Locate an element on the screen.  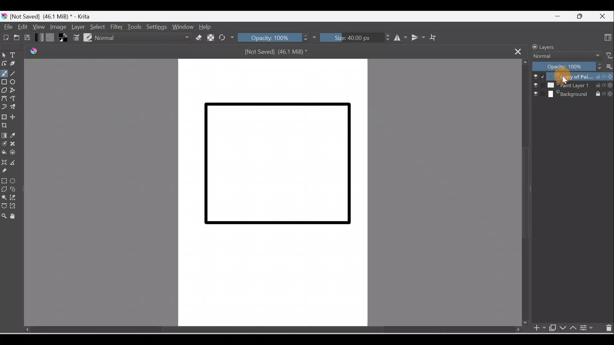
Calligraphy is located at coordinates (14, 65).